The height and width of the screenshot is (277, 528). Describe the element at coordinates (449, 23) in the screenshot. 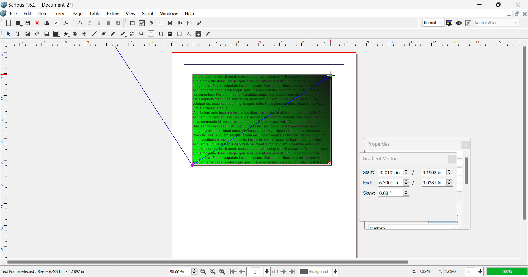

I see `Toggle Color Management` at that location.